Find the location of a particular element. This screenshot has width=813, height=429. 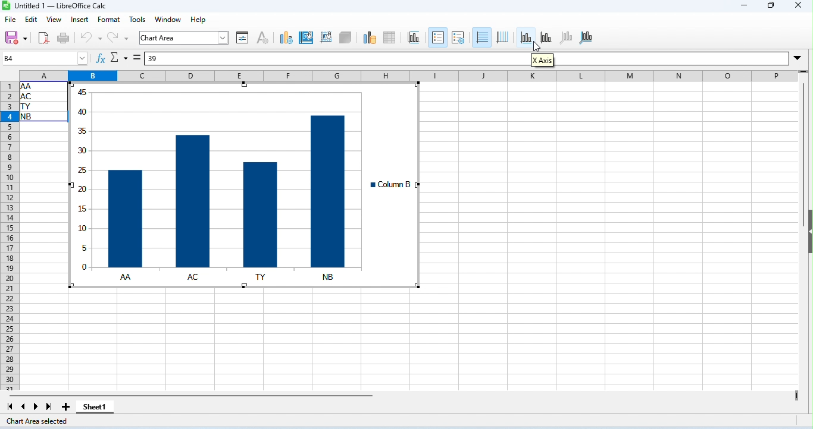

insert is located at coordinates (80, 20).